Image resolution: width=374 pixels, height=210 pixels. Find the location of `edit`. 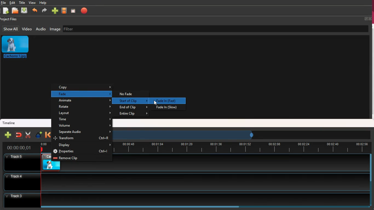

edit is located at coordinates (13, 3).